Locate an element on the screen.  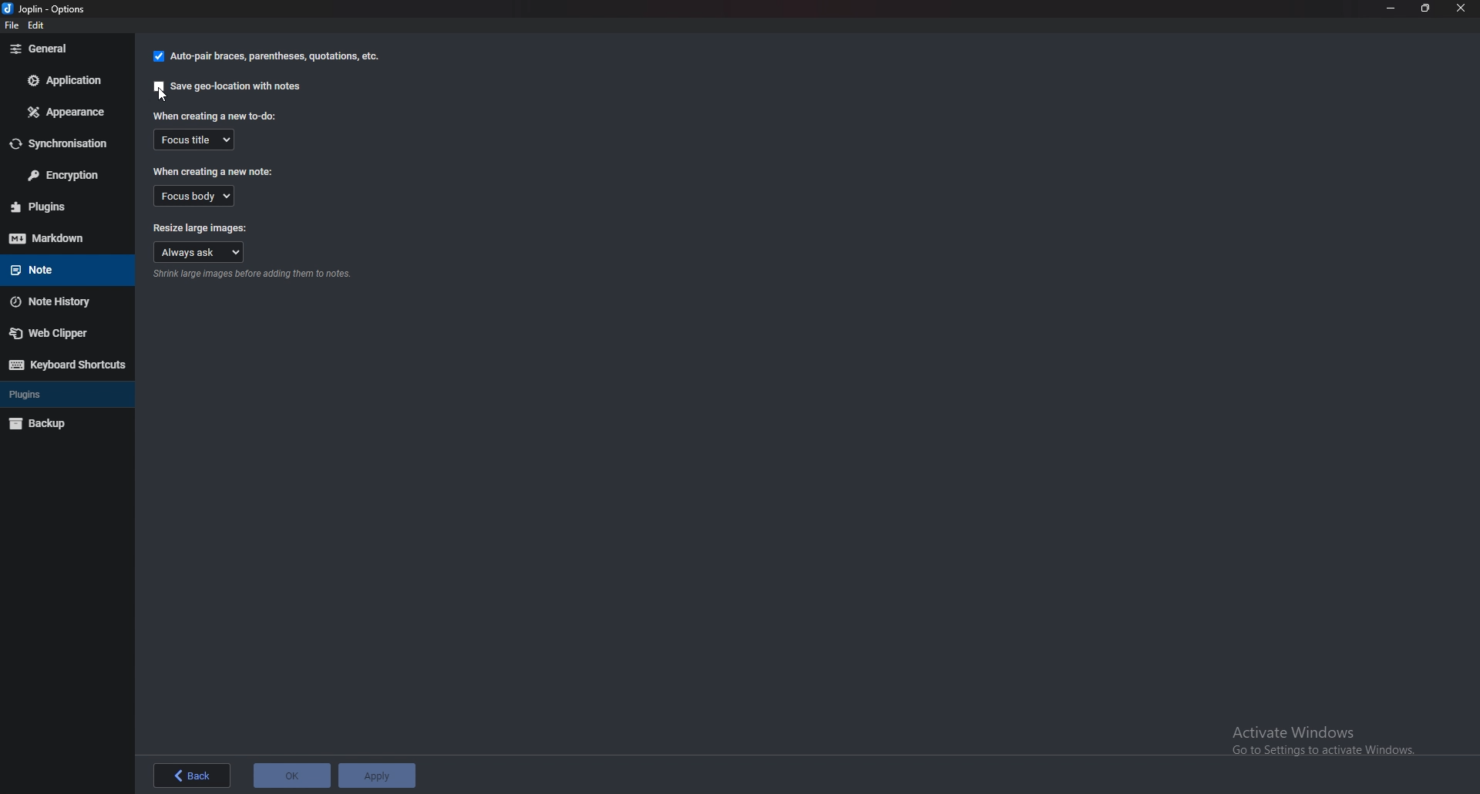
Plugins is located at coordinates (61, 394).